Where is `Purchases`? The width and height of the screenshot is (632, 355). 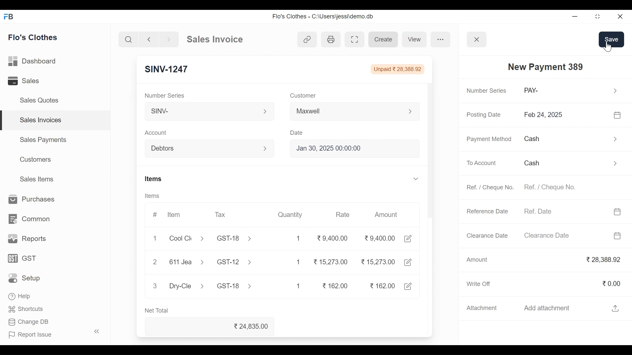 Purchases is located at coordinates (29, 200).